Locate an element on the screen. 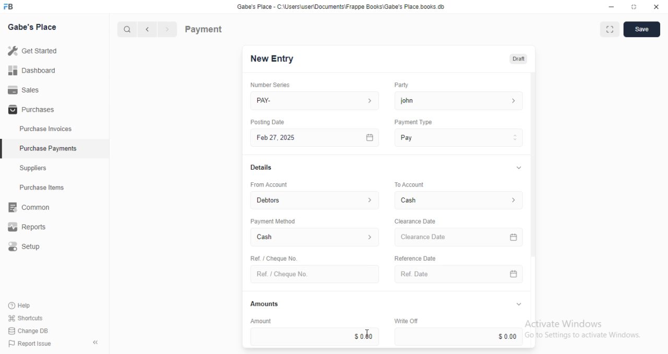  collapse sidebar is located at coordinates (95, 342).